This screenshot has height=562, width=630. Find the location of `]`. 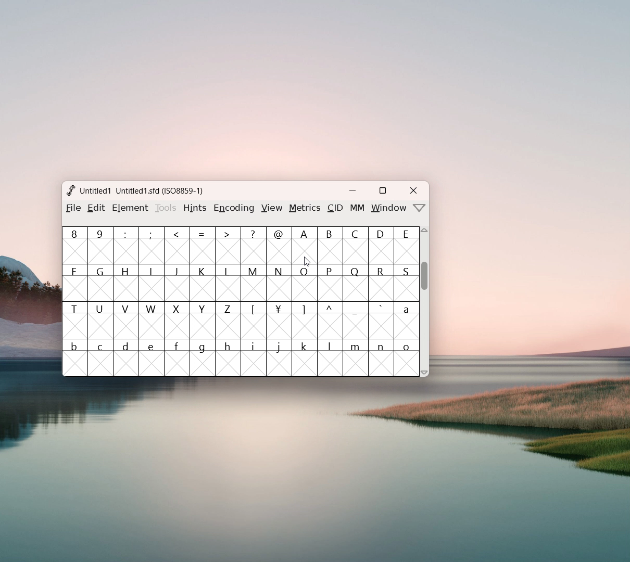

] is located at coordinates (305, 321).